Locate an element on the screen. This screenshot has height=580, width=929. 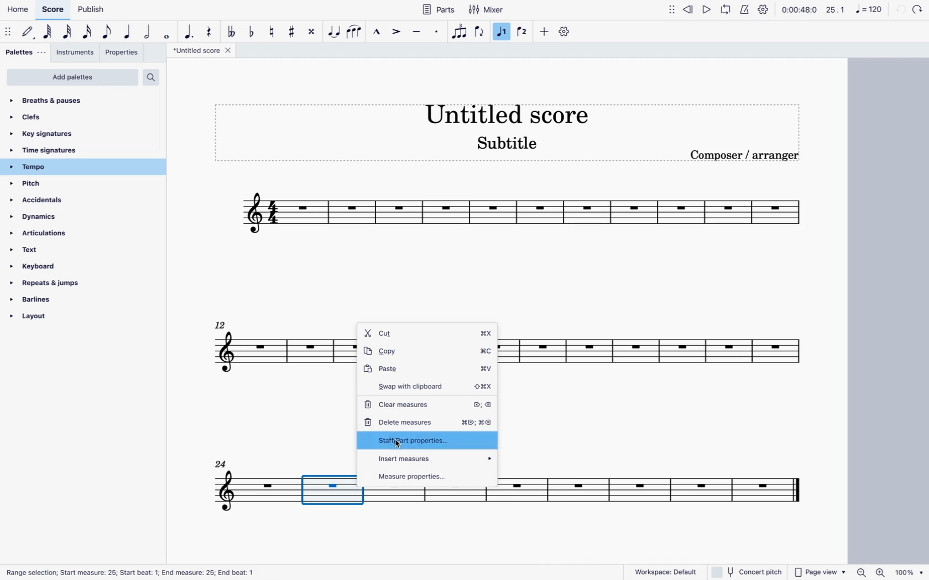
rewind is located at coordinates (689, 9).